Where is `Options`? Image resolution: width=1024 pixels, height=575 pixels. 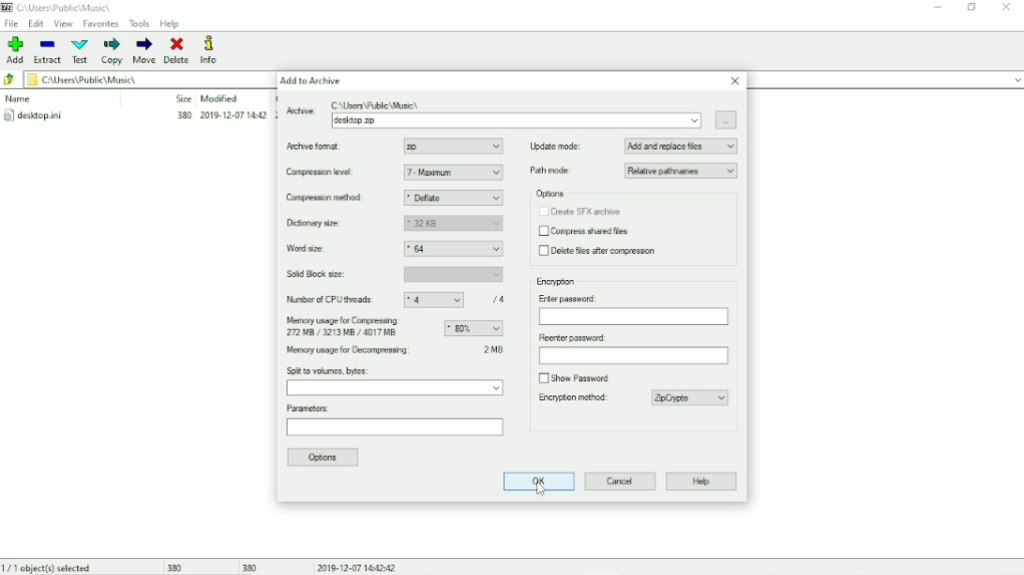 Options is located at coordinates (550, 194).